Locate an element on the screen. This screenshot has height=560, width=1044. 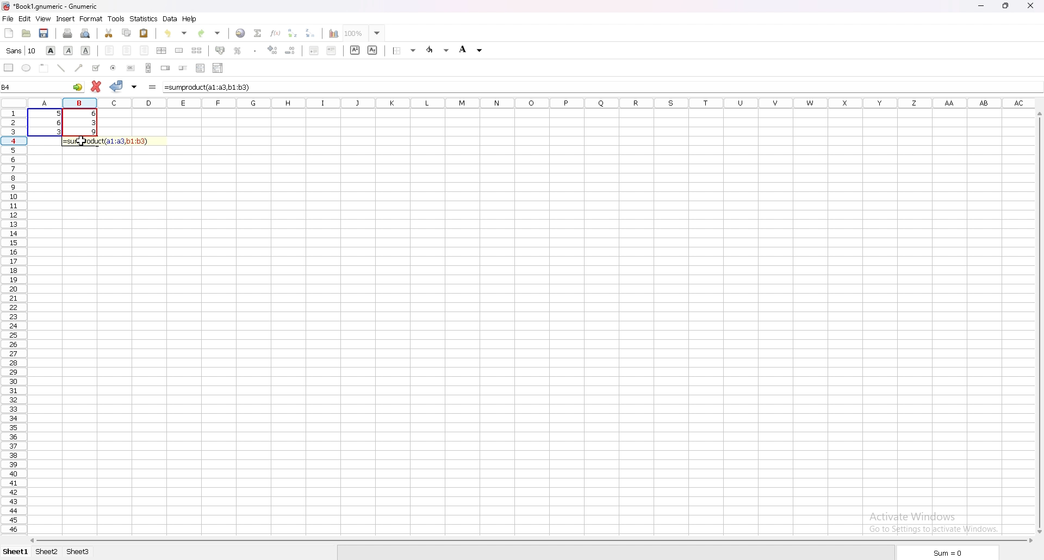
zoom is located at coordinates (364, 32).